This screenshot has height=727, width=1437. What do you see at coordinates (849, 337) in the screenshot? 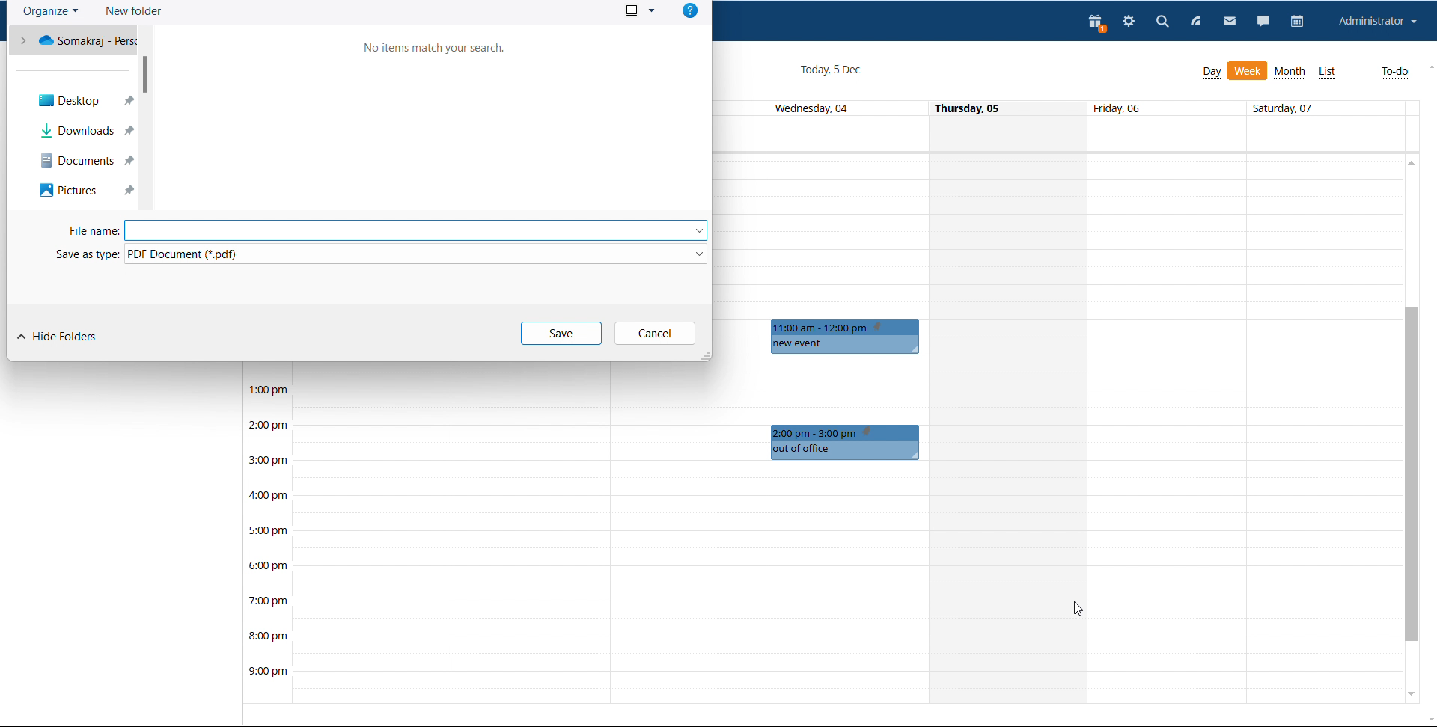
I see `scheduled events` at bounding box center [849, 337].